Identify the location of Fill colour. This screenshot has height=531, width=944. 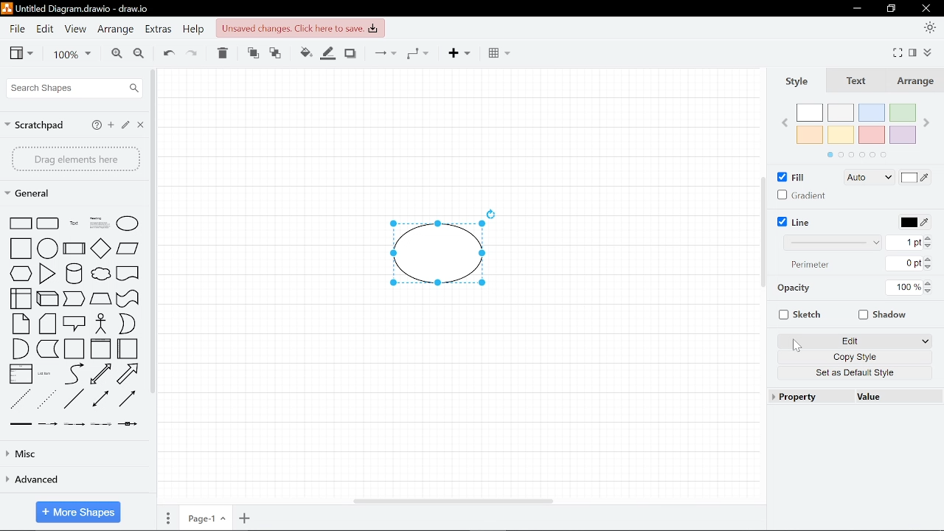
(304, 54).